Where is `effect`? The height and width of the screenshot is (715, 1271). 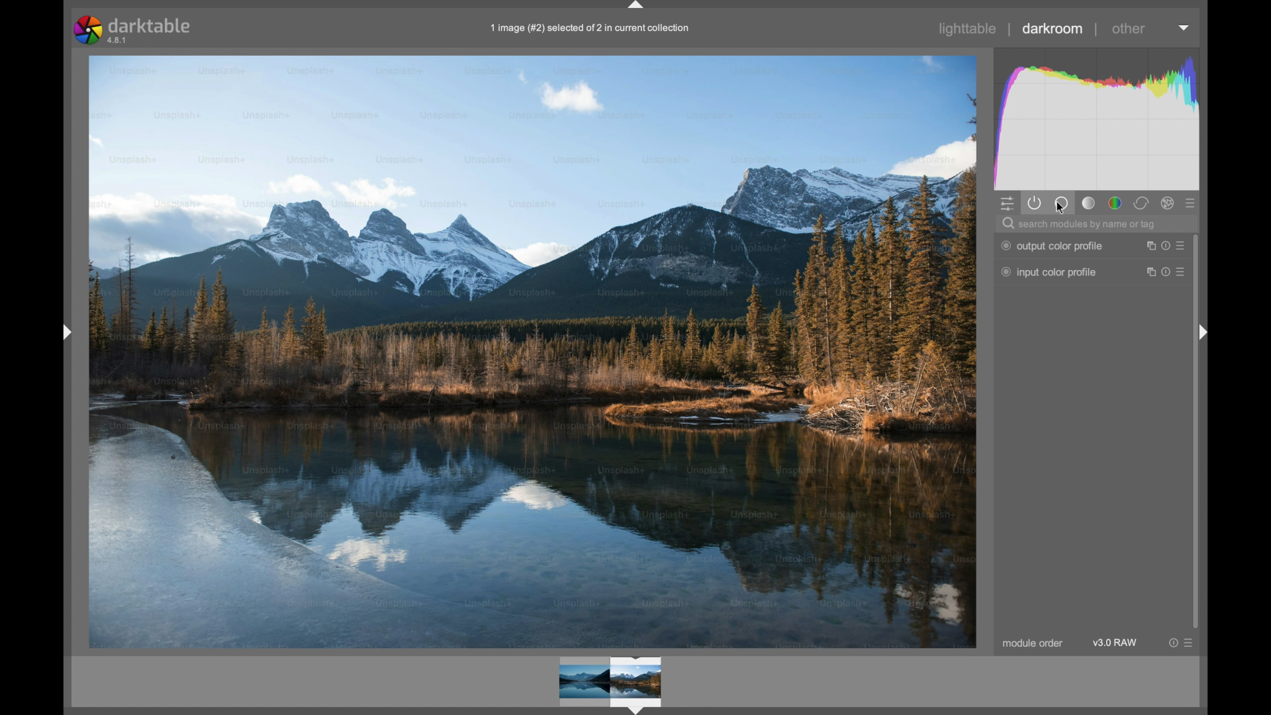 effect is located at coordinates (1168, 203).